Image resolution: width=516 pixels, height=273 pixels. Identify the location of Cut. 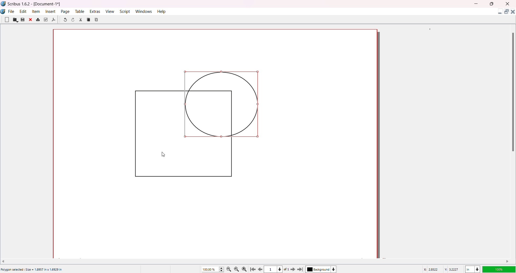
(81, 20).